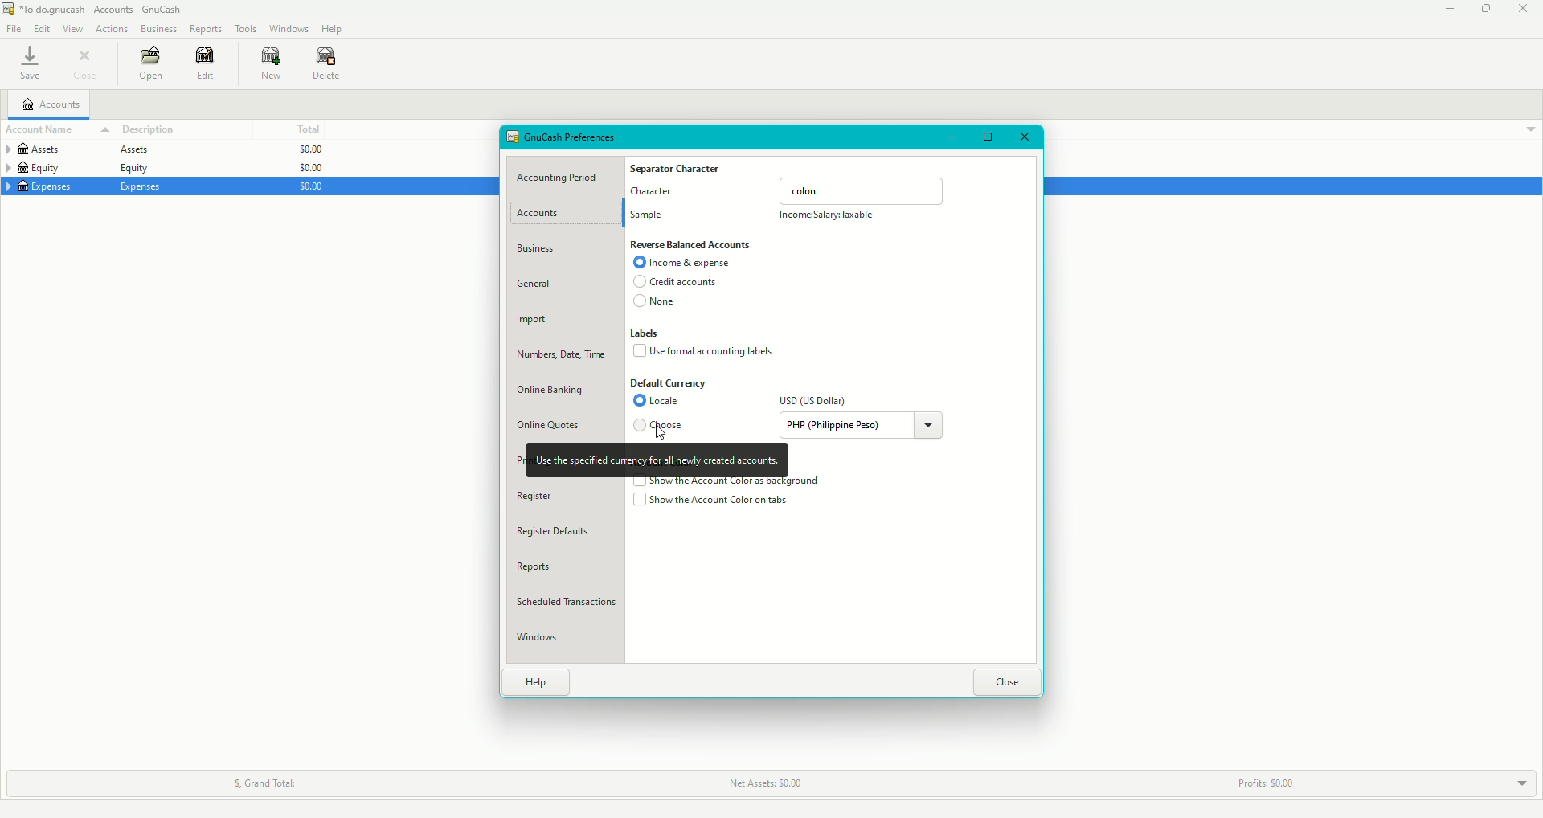  Describe the element at coordinates (657, 434) in the screenshot. I see `cursor` at that location.